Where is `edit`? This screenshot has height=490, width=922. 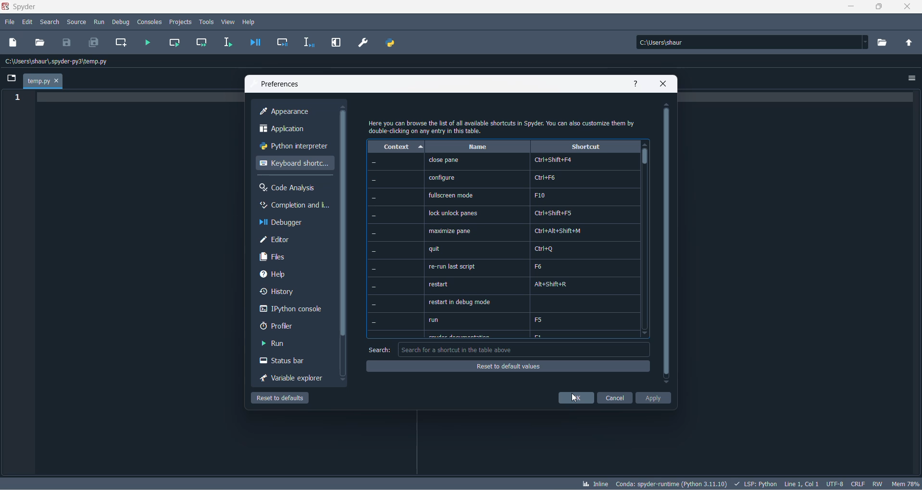
edit is located at coordinates (28, 22).